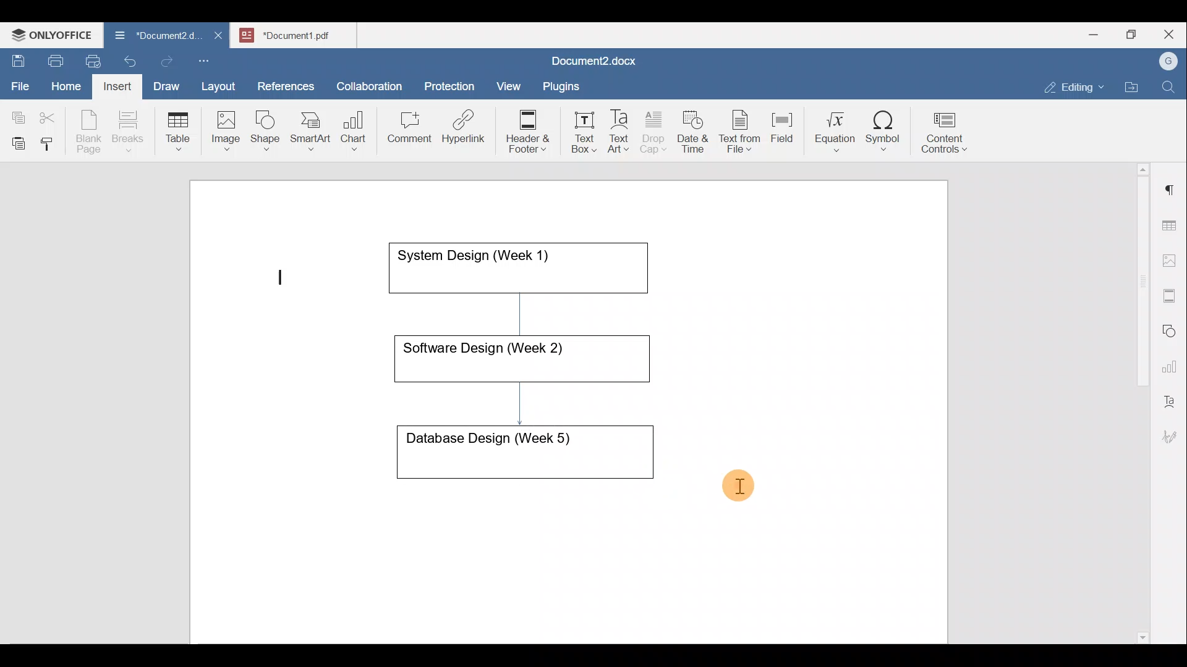 This screenshot has width=1187, height=667. What do you see at coordinates (1093, 33) in the screenshot?
I see `Minimize` at bounding box center [1093, 33].